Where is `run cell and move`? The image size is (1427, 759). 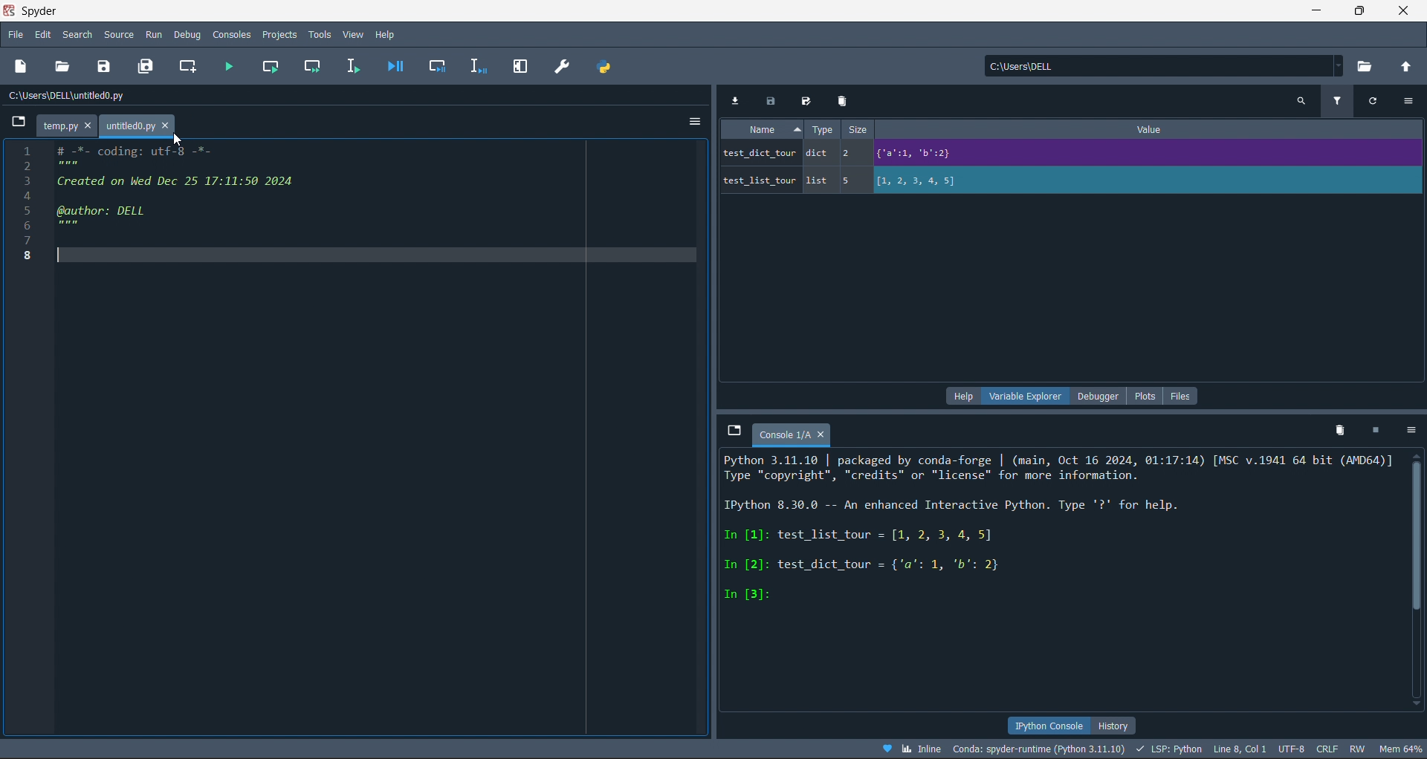
run cell and move is located at coordinates (314, 65).